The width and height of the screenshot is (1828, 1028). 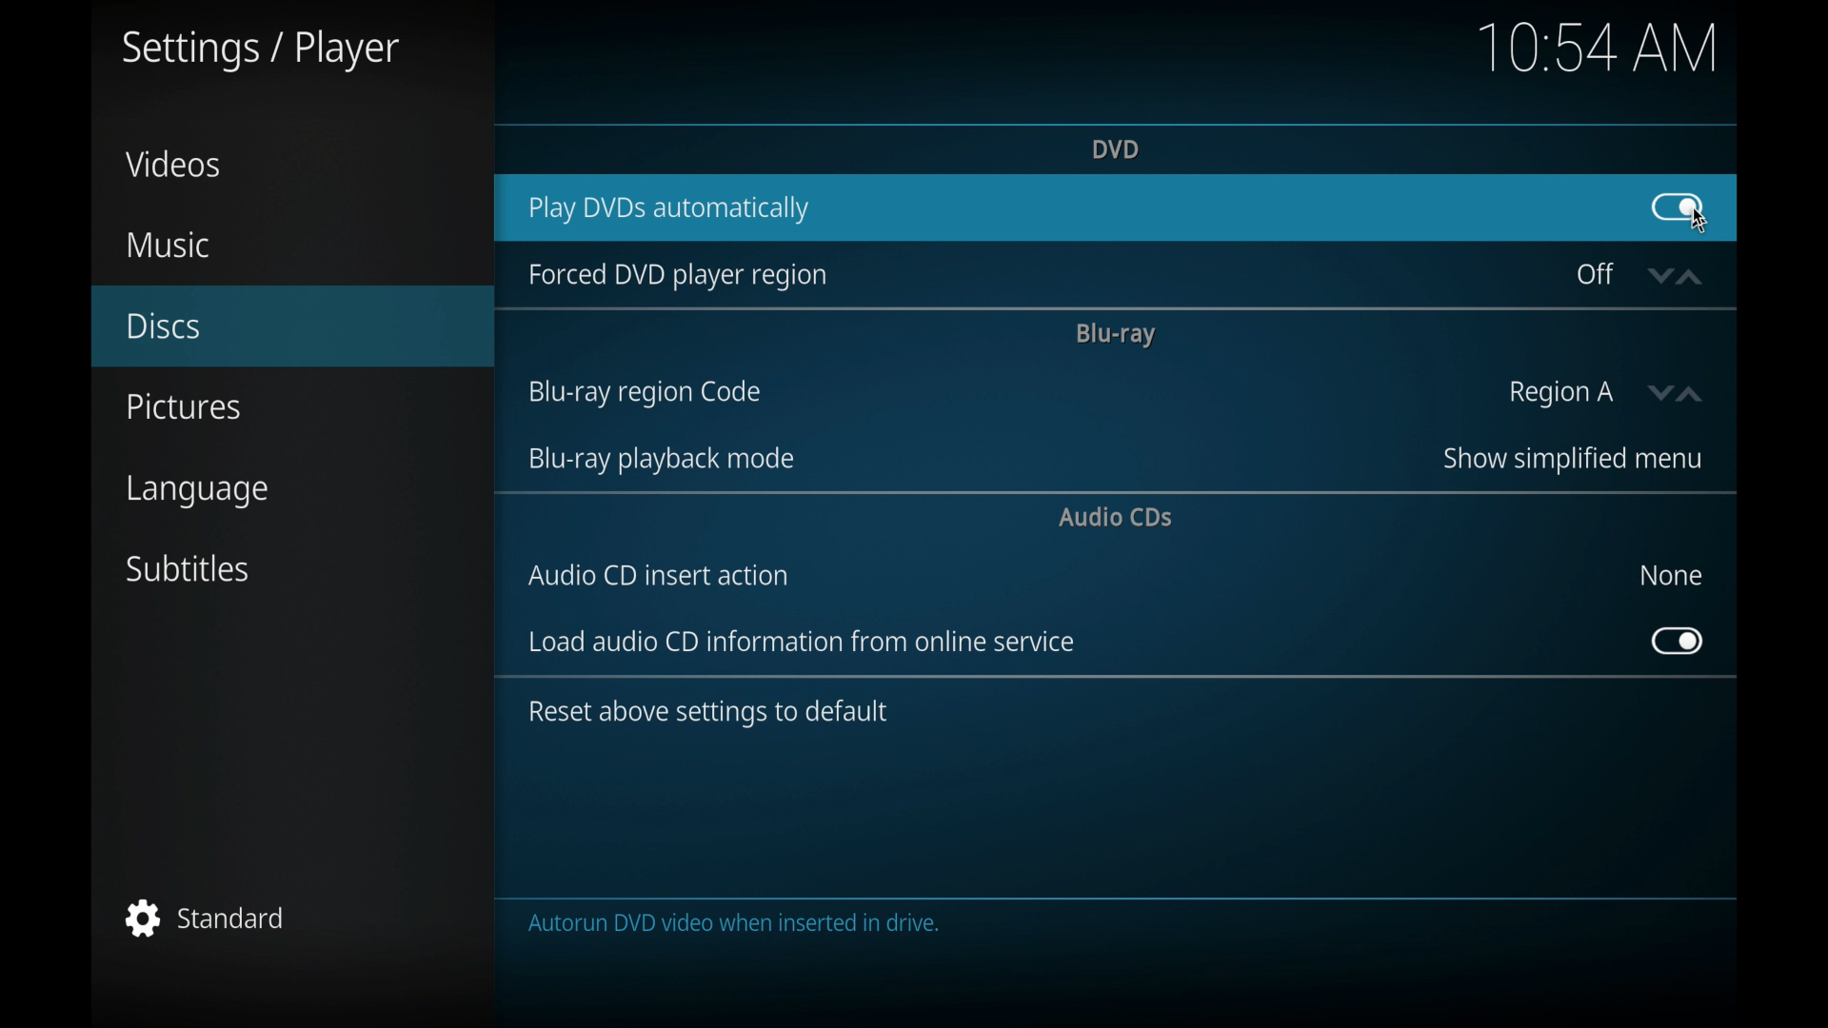 I want to click on cursor, so click(x=1699, y=224).